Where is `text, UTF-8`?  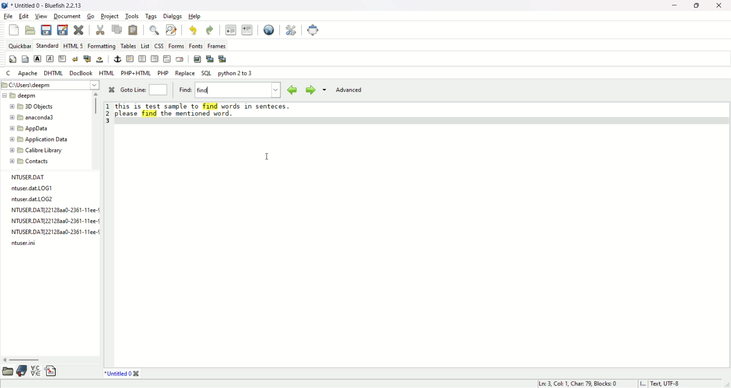 text, UTF-8 is located at coordinates (670, 384).